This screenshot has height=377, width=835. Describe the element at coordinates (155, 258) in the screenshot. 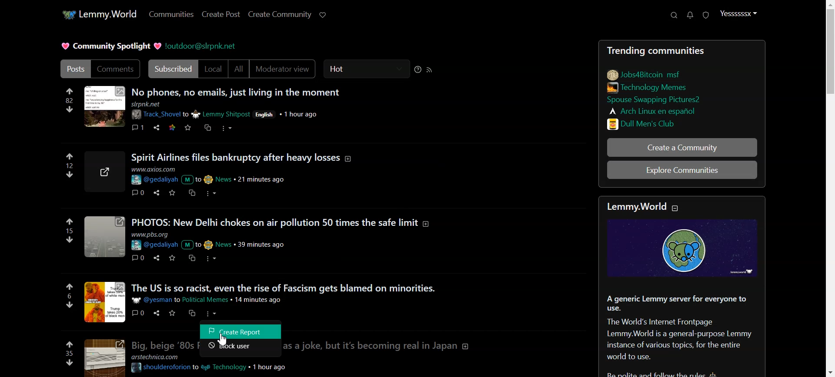

I see `share` at that location.